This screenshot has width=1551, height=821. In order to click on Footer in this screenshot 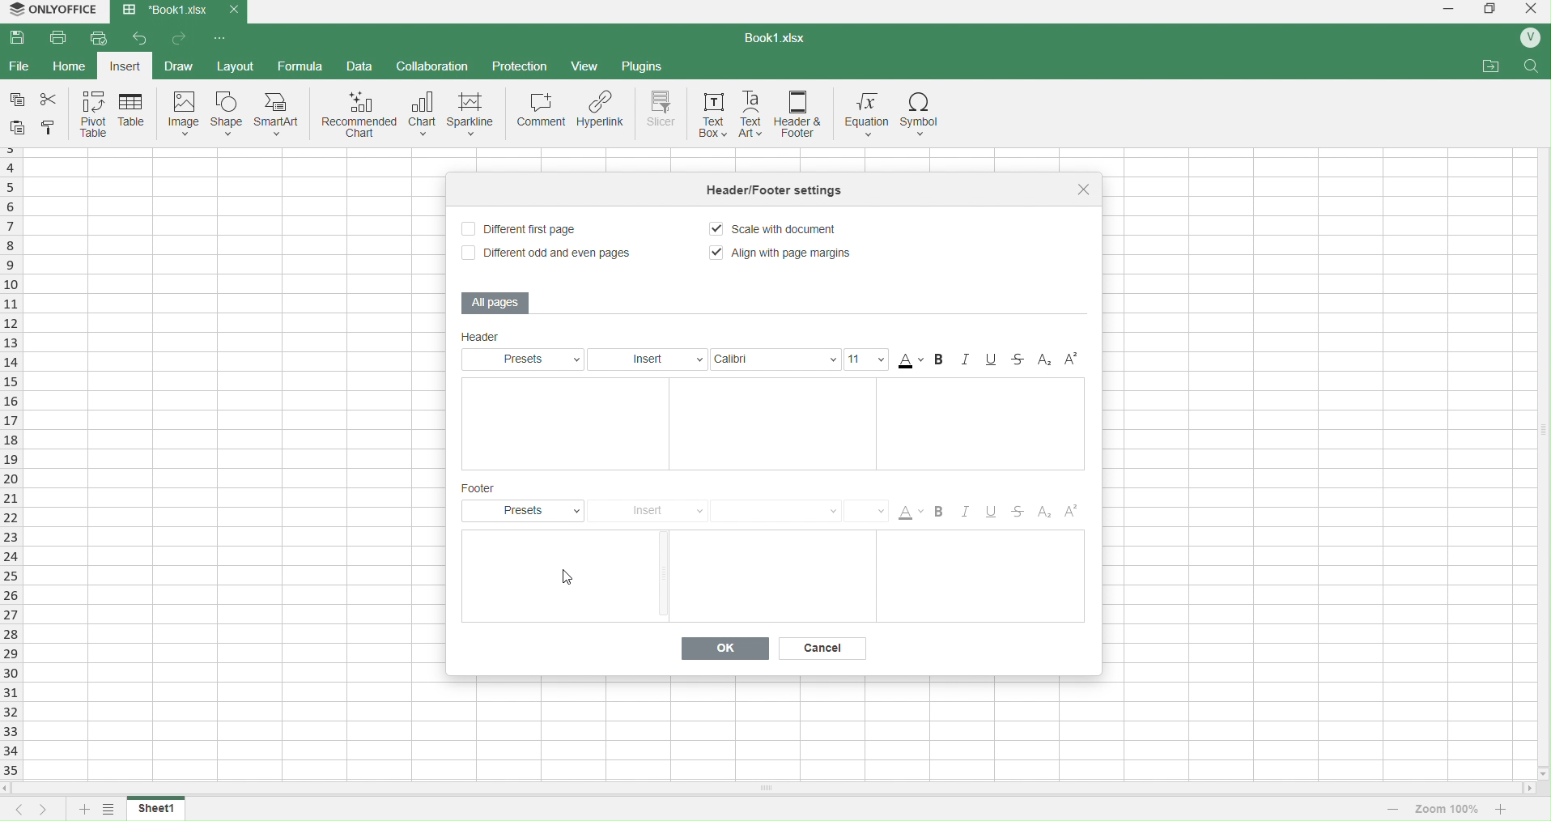, I will do `click(482, 488)`.